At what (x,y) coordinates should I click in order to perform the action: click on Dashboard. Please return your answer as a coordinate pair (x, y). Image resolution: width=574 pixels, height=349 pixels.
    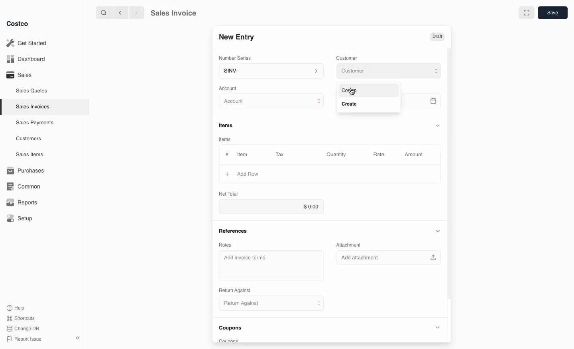
    Looking at the image, I should click on (28, 59).